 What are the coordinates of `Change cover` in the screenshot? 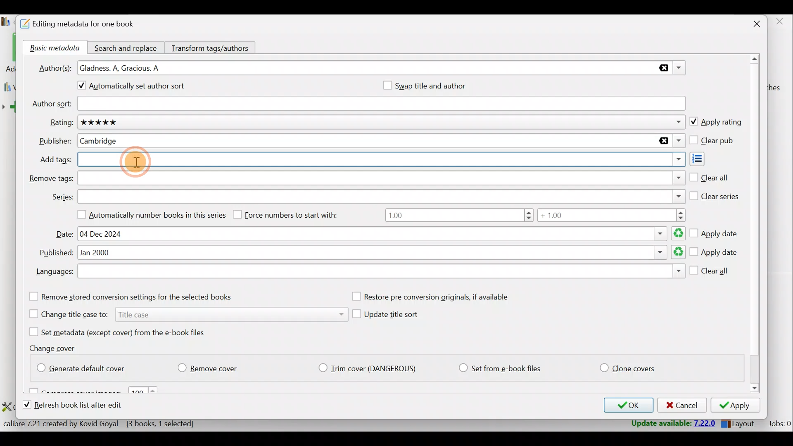 It's located at (55, 348).